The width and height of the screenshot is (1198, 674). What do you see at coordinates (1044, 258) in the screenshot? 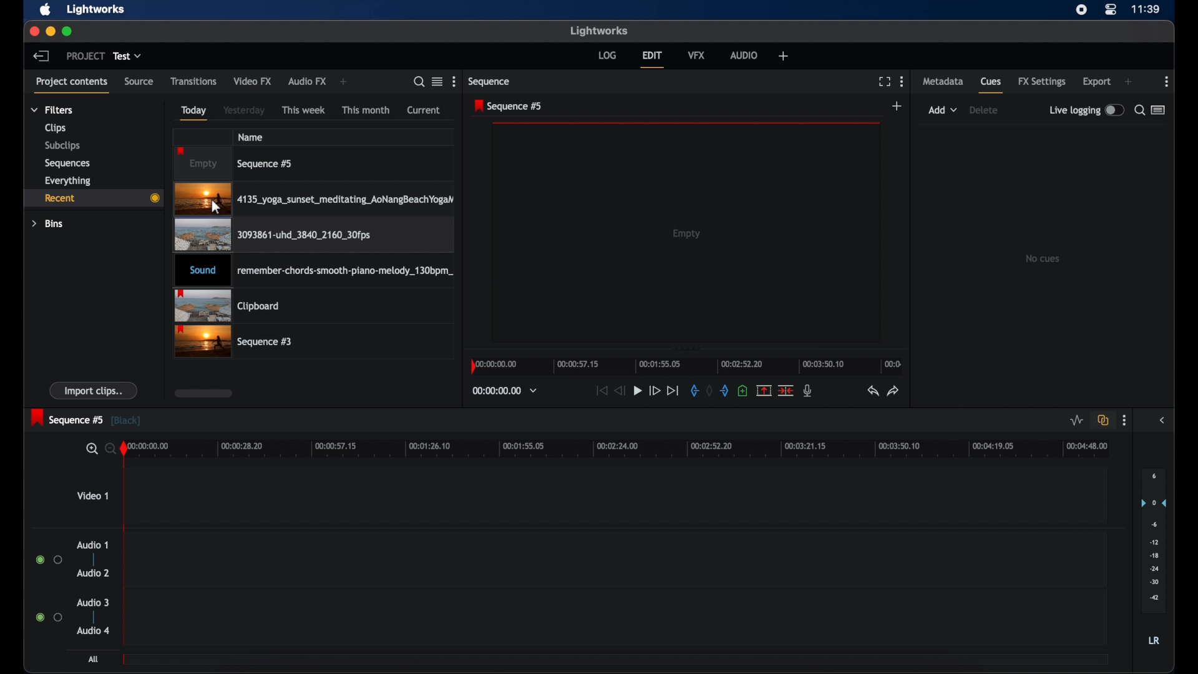
I see `no cues` at bounding box center [1044, 258].